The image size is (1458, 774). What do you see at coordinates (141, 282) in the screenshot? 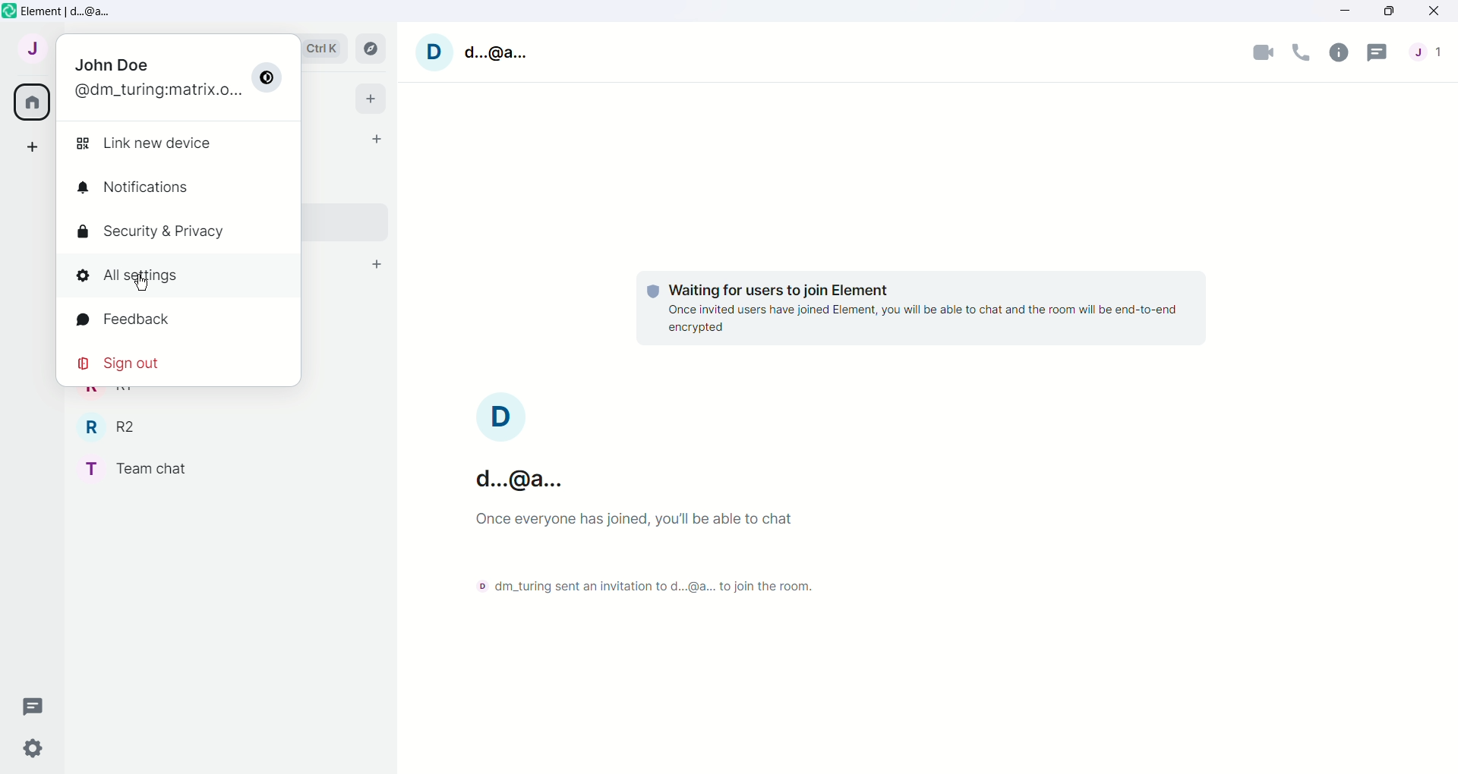
I see `Cursor` at bounding box center [141, 282].